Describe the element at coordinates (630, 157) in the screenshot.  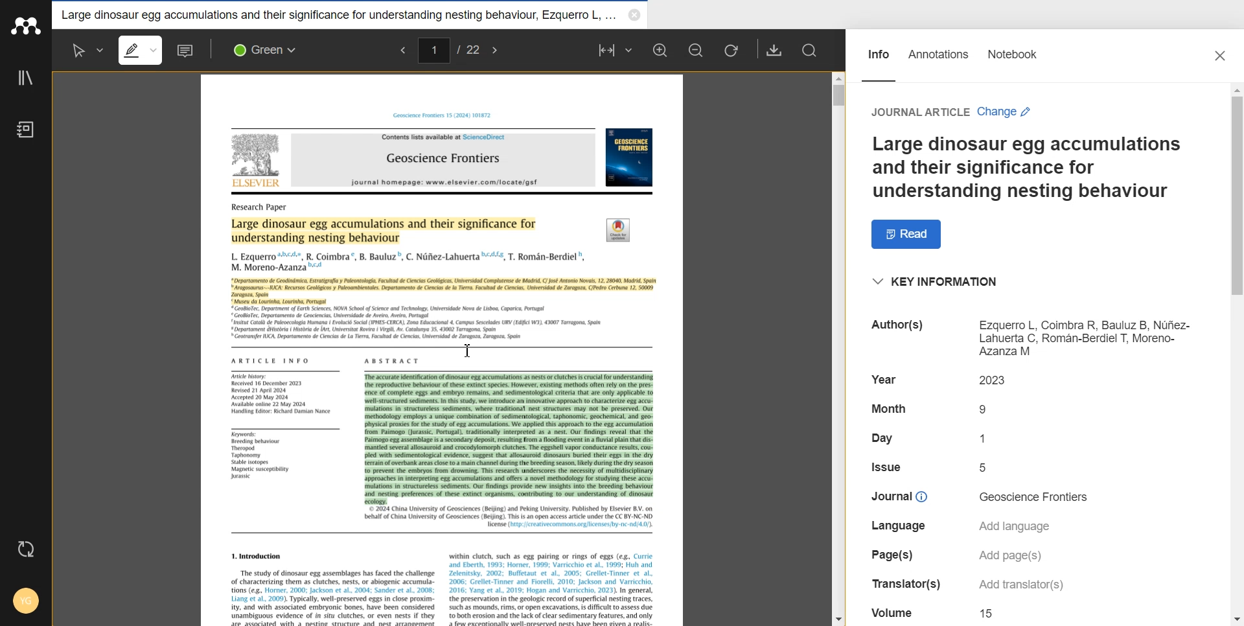
I see `image` at that location.